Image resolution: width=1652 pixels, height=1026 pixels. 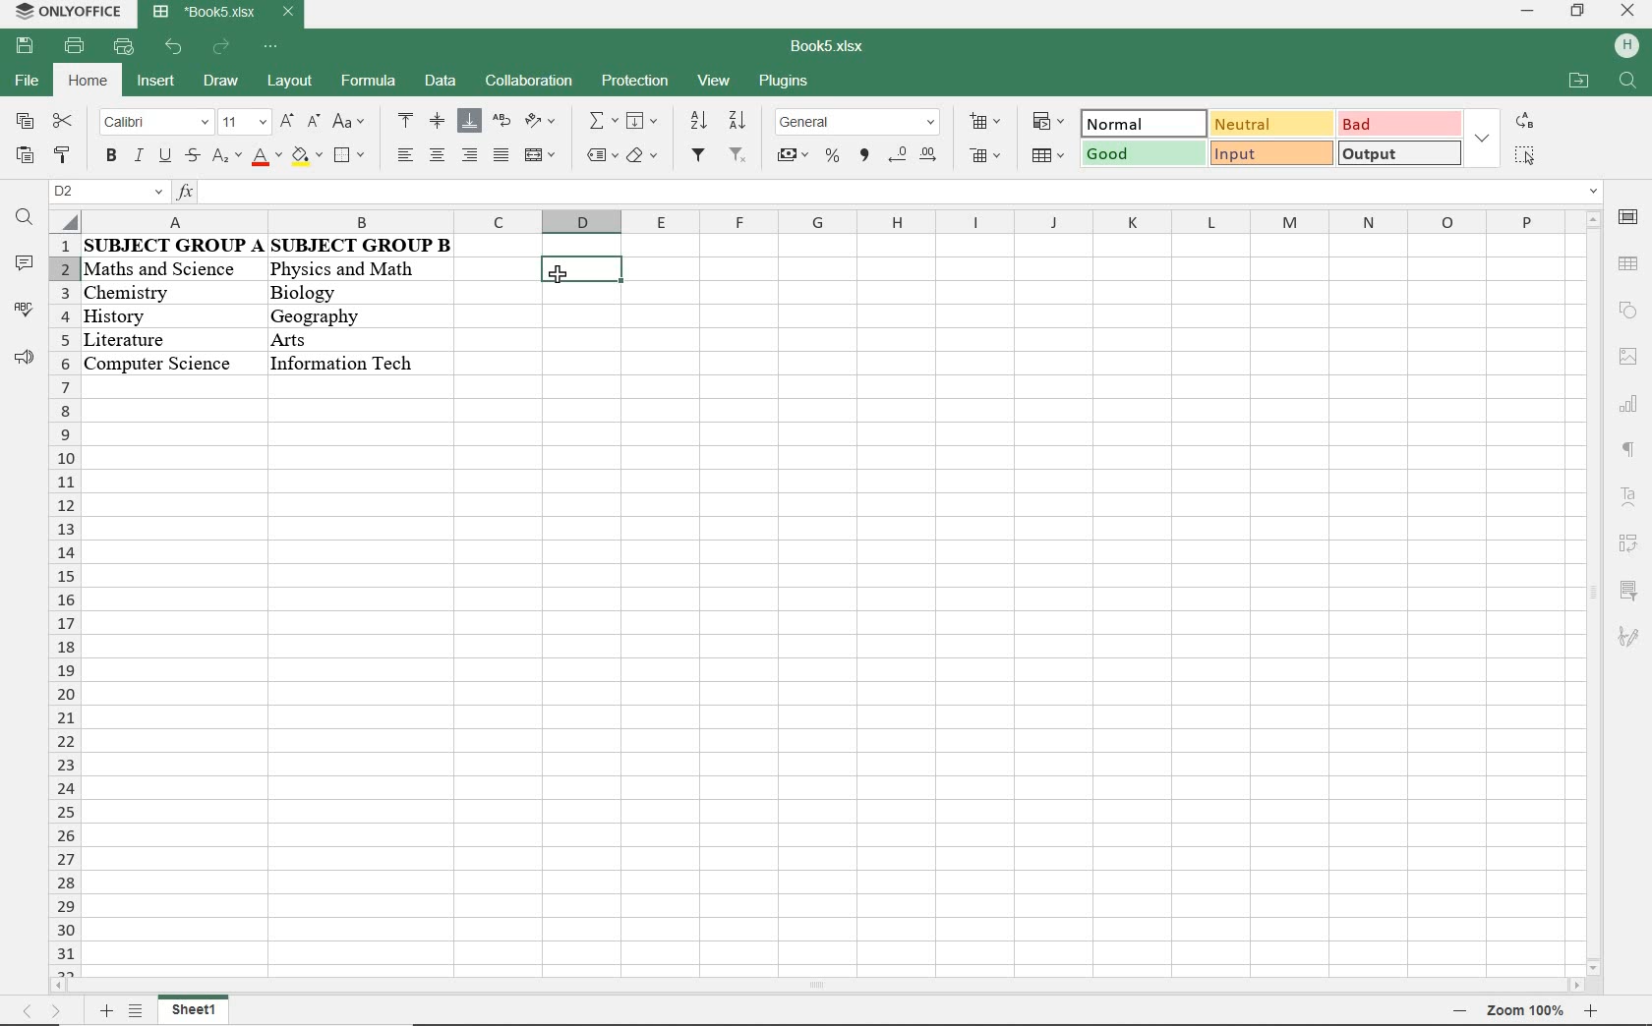 What do you see at coordinates (62, 157) in the screenshot?
I see `copy style` at bounding box center [62, 157].